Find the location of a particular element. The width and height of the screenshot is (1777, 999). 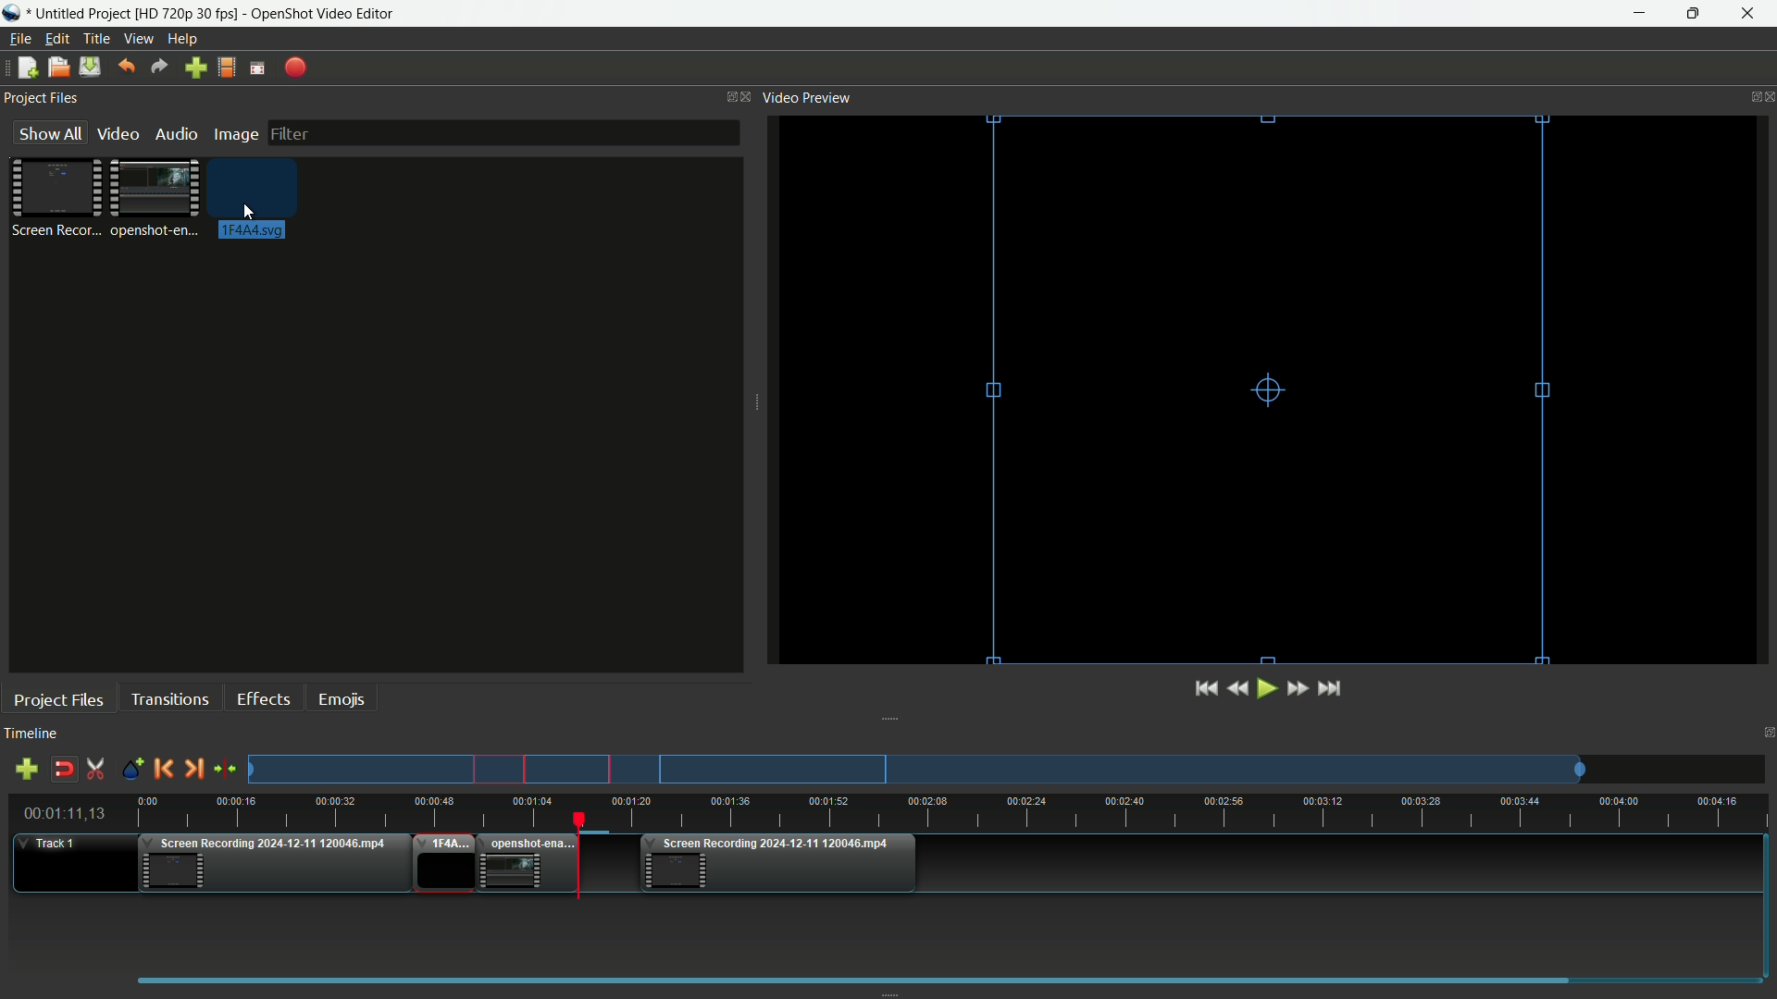

Close timeline is located at coordinates (1766, 735).